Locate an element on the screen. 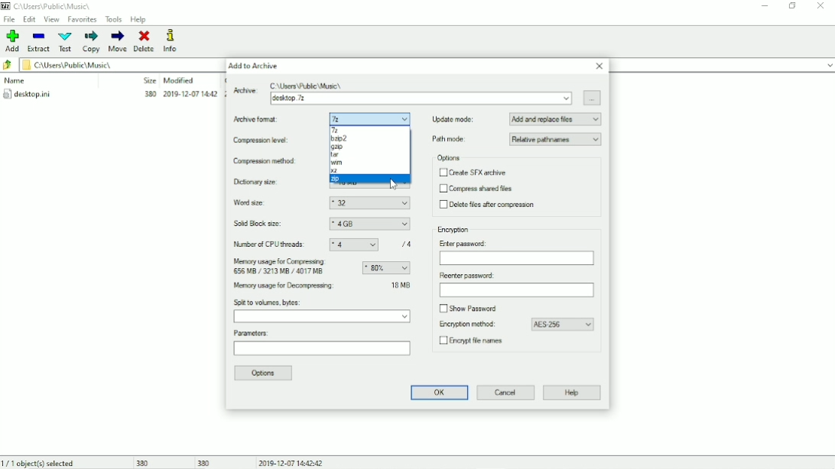 The height and width of the screenshot is (469, 835). Edit is located at coordinates (30, 19).